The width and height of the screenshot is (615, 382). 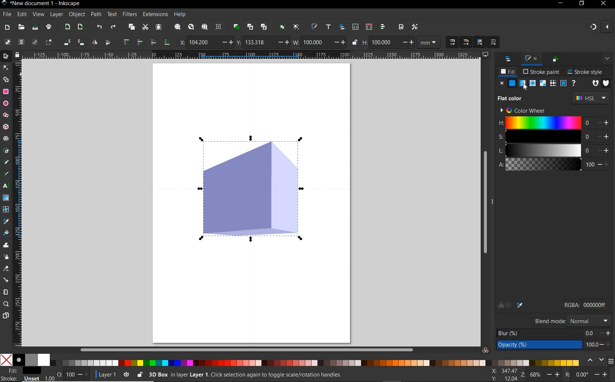 I want to click on WEIGHT OF SELECTION, so click(x=295, y=42).